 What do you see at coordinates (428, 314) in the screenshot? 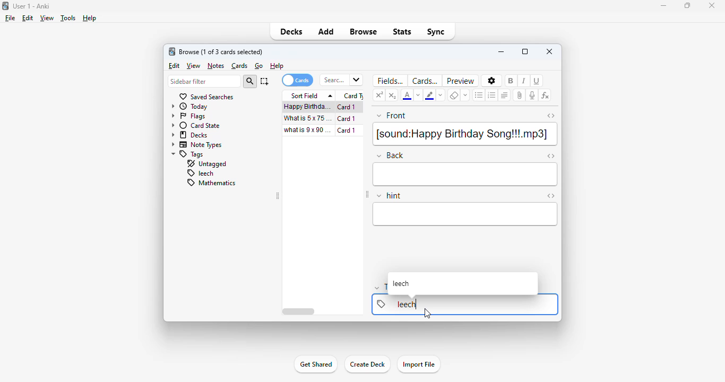
I see `cursor` at bounding box center [428, 314].